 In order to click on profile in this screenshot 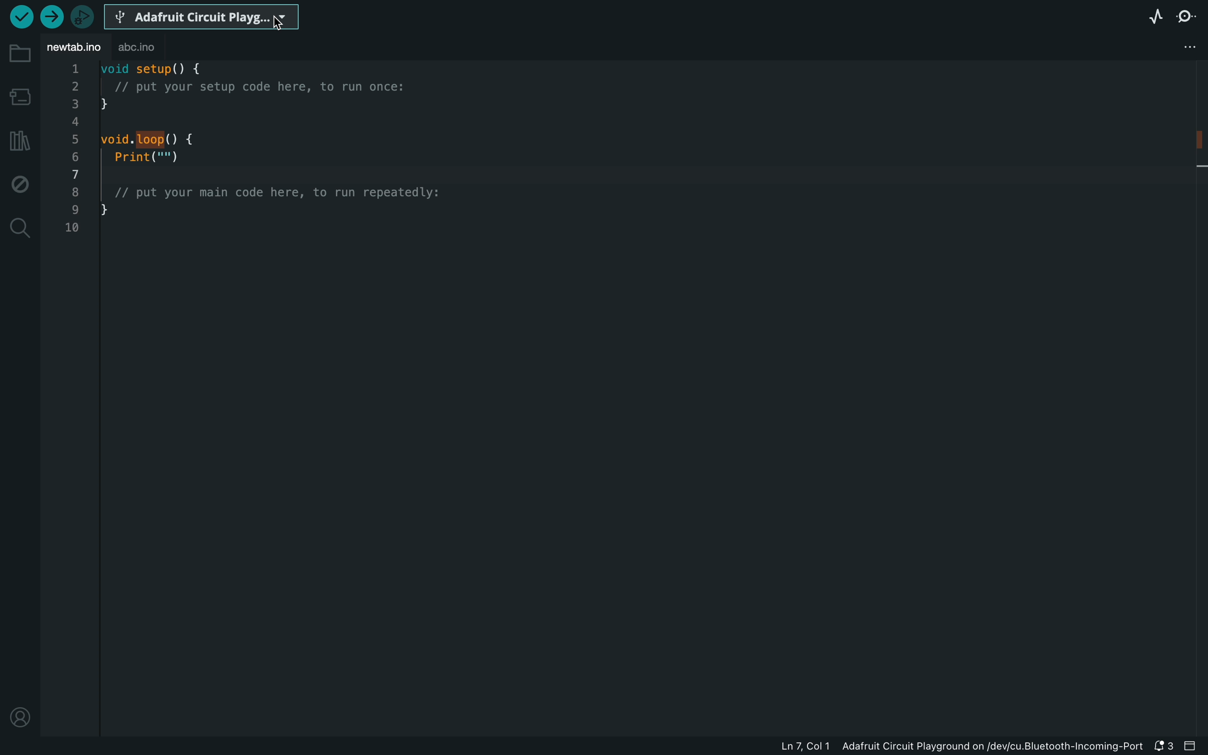, I will do `click(23, 717)`.